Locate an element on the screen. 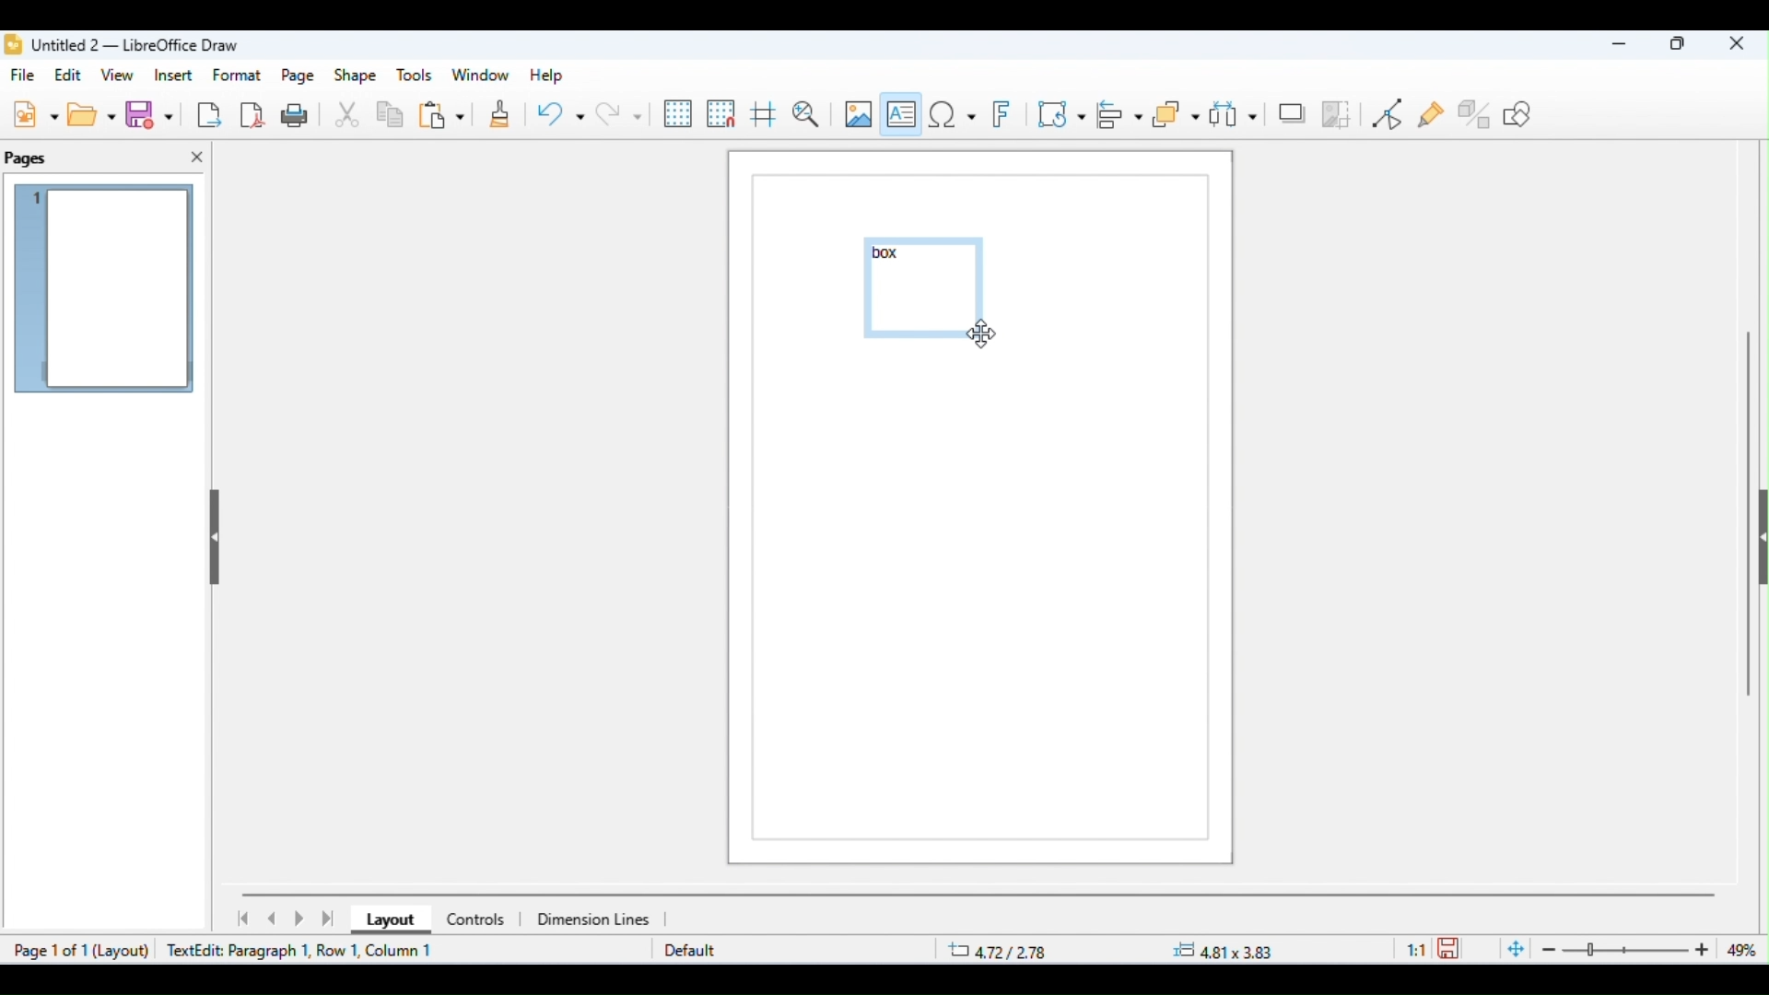 The height and width of the screenshot is (995, 1769). show extrusion is located at coordinates (1476, 113).